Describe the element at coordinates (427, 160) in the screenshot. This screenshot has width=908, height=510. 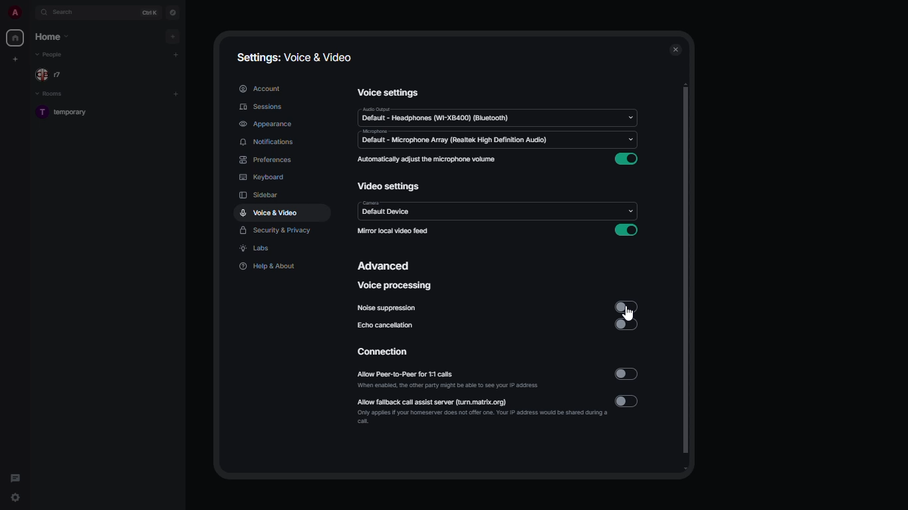
I see `automatically adjust the microphone volume` at that location.